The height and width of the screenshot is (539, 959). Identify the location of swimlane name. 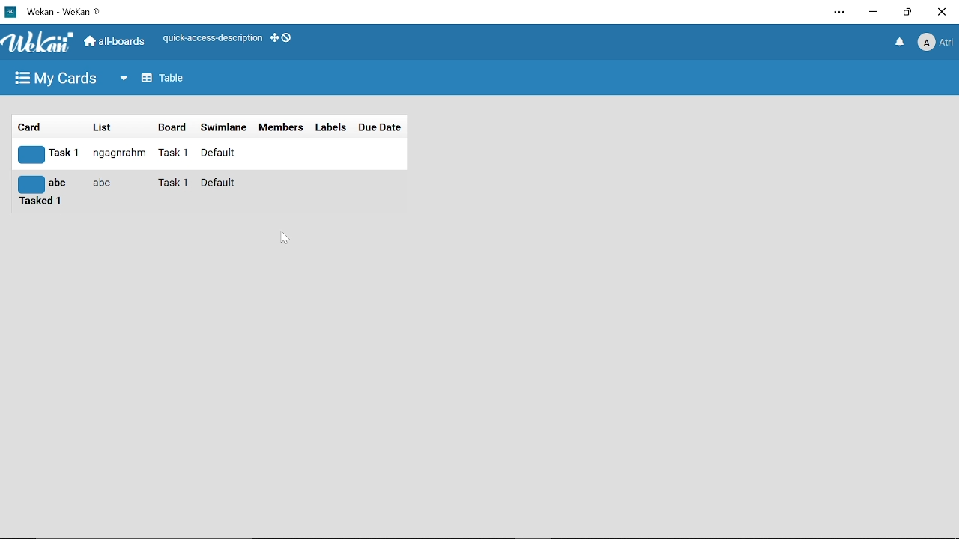
(220, 153).